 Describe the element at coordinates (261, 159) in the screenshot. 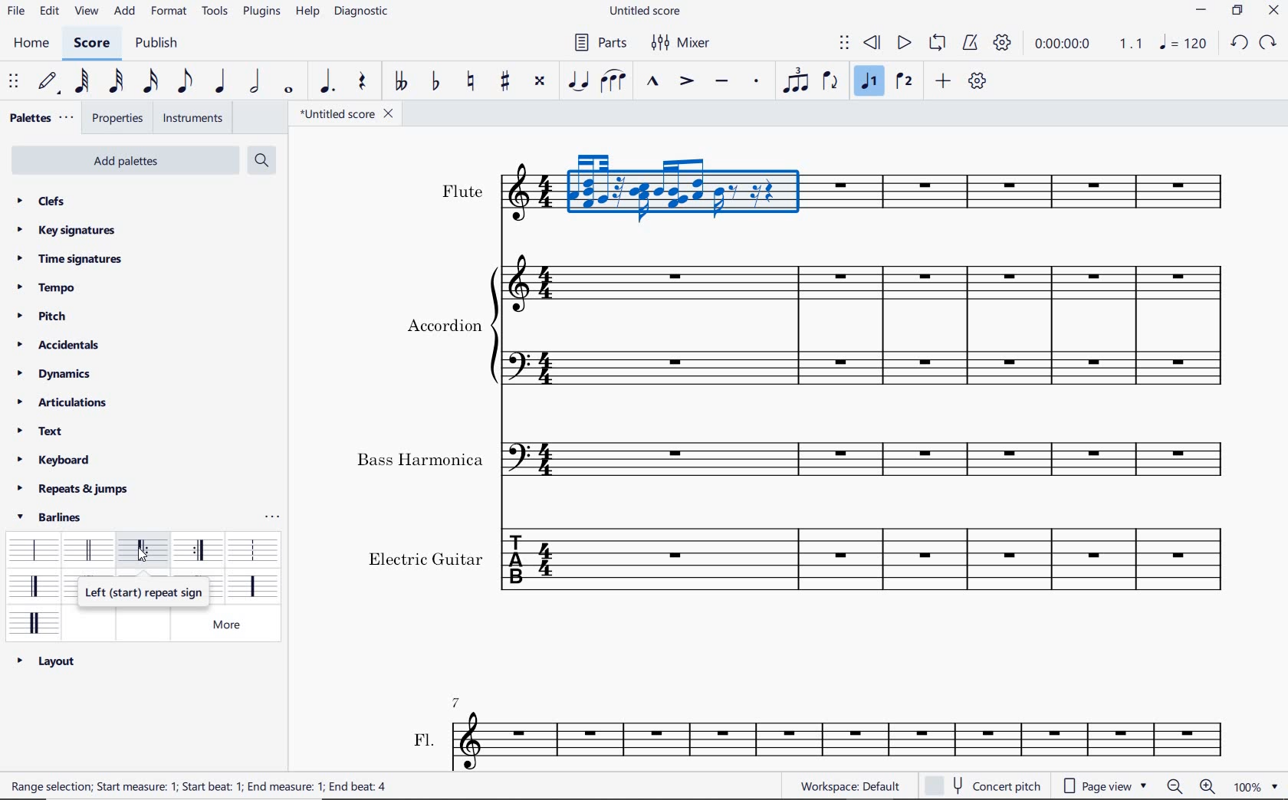

I see `search palettes` at that location.